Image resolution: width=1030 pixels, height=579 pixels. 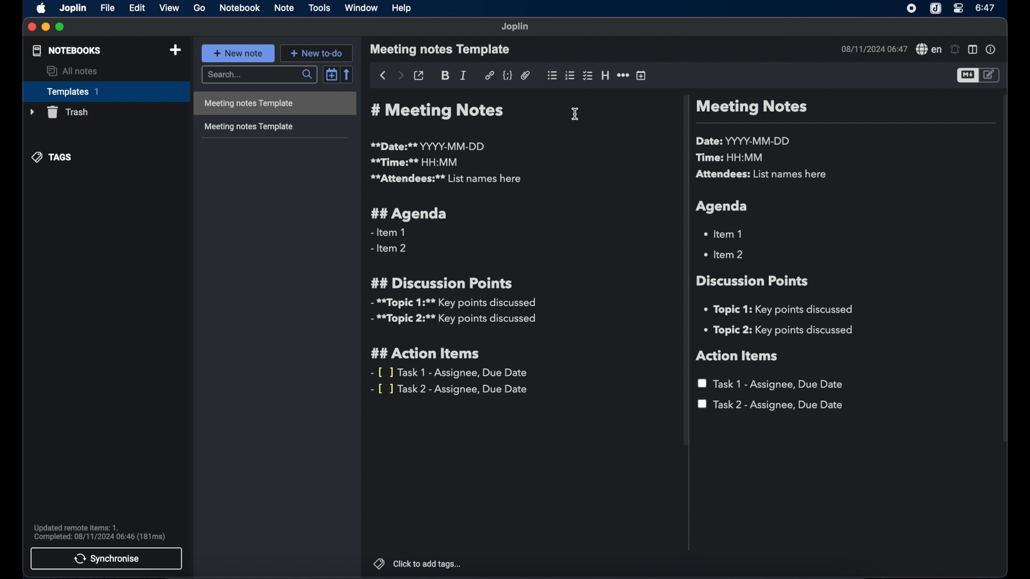 I want to click on Joplin, so click(x=935, y=9).